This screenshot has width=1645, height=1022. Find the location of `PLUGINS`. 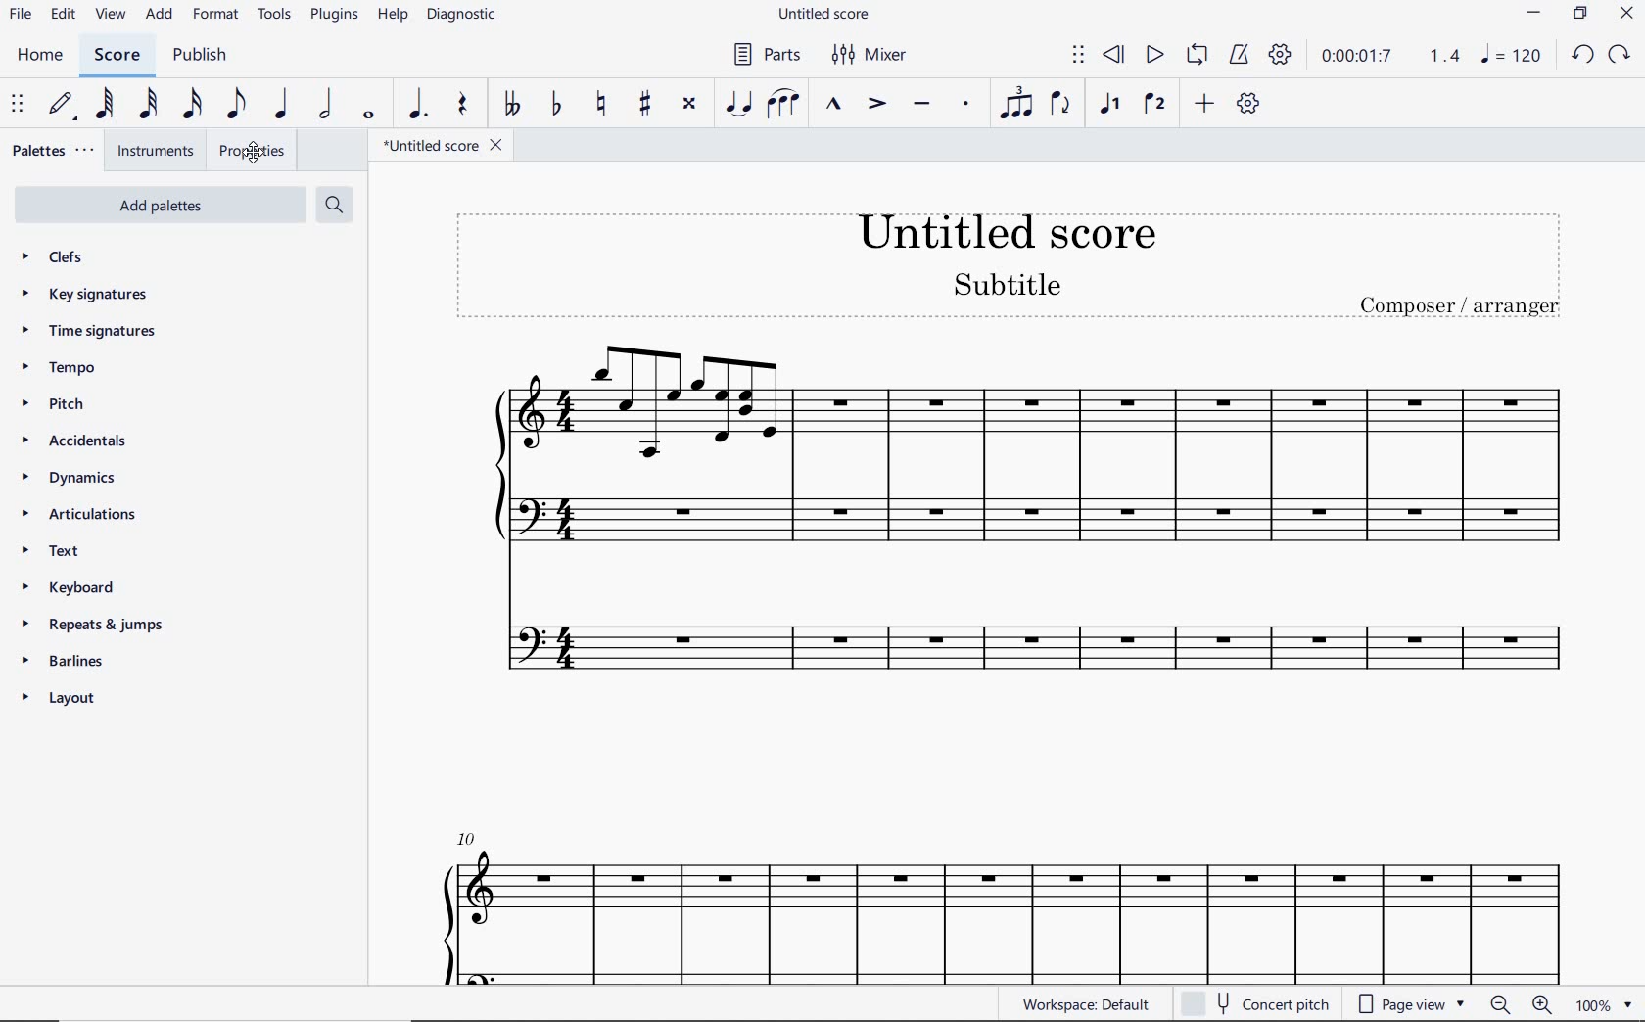

PLUGINS is located at coordinates (333, 16).